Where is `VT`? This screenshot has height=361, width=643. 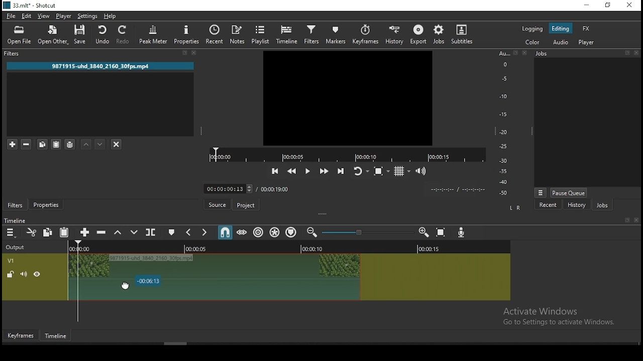 VT is located at coordinates (20, 259).